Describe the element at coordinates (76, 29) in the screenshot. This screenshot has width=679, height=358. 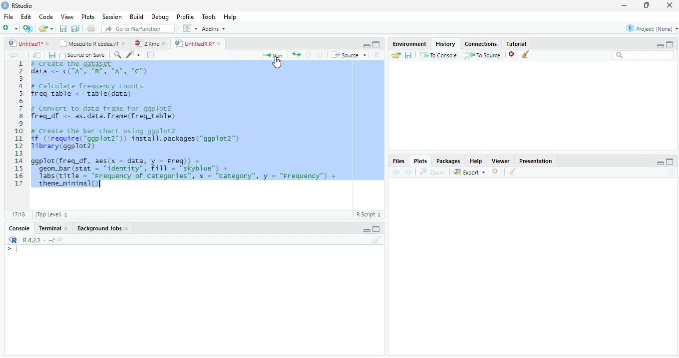
I see `Save all` at that location.